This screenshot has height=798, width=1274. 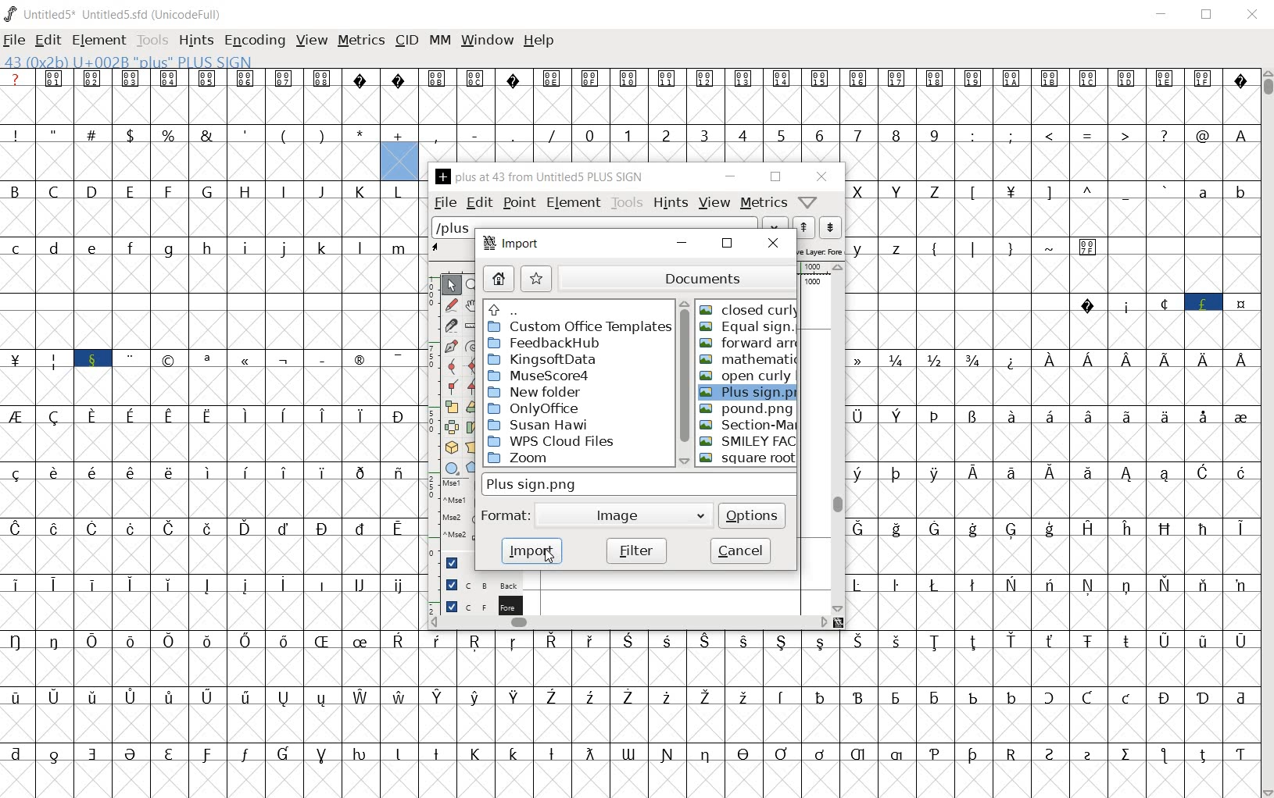 I want to click on , so click(x=917, y=490).